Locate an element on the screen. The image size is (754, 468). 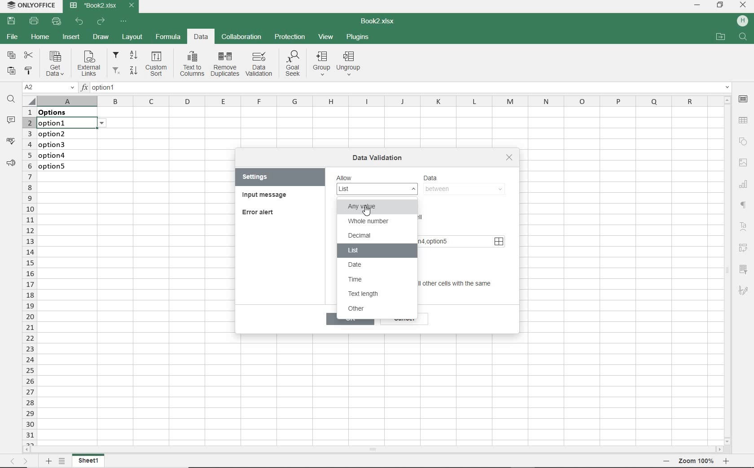
DATA is located at coordinates (466, 177).